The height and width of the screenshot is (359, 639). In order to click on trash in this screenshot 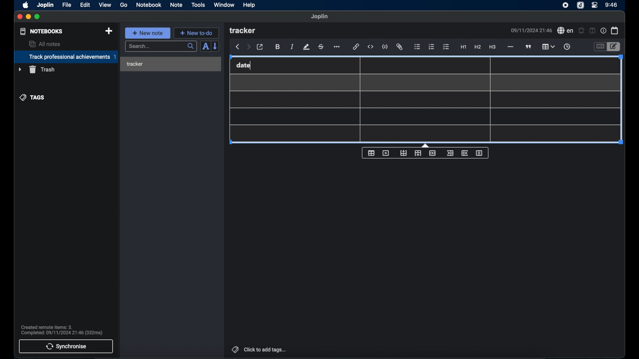, I will do `click(37, 69)`.